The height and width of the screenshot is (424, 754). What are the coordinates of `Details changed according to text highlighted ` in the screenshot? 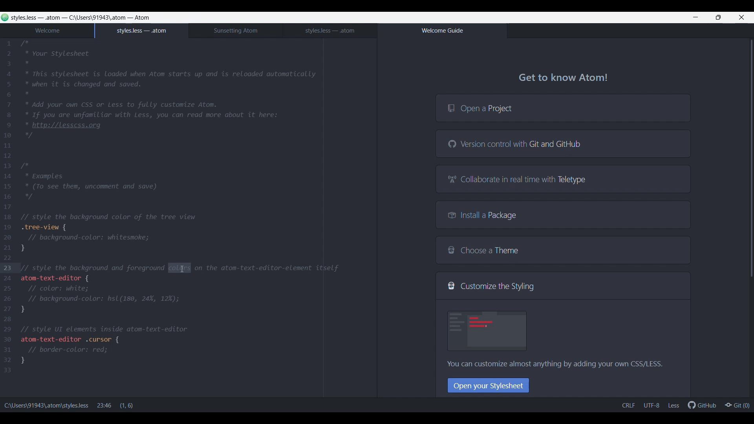 It's located at (114, 405).